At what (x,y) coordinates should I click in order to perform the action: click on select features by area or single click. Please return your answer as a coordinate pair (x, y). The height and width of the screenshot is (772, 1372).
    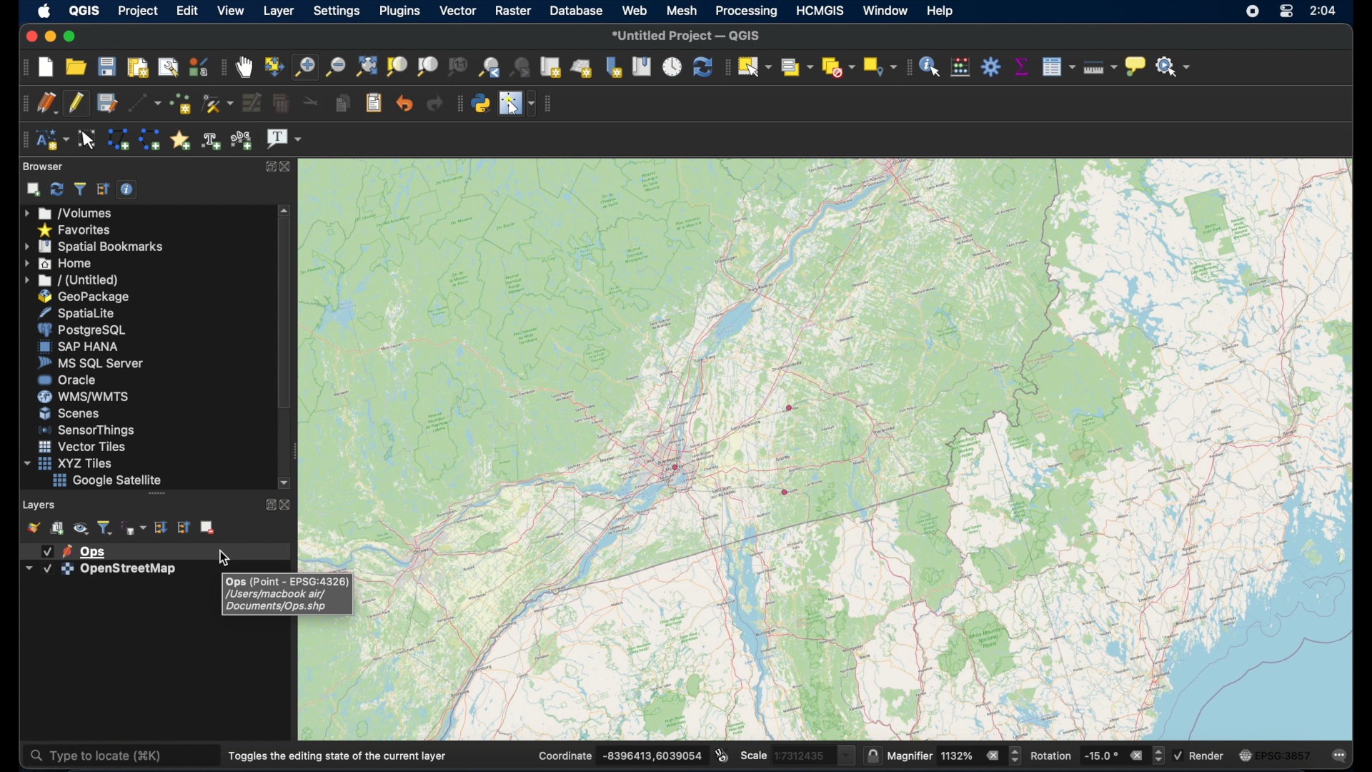
    Looking at the image, I should click on (753, 65).